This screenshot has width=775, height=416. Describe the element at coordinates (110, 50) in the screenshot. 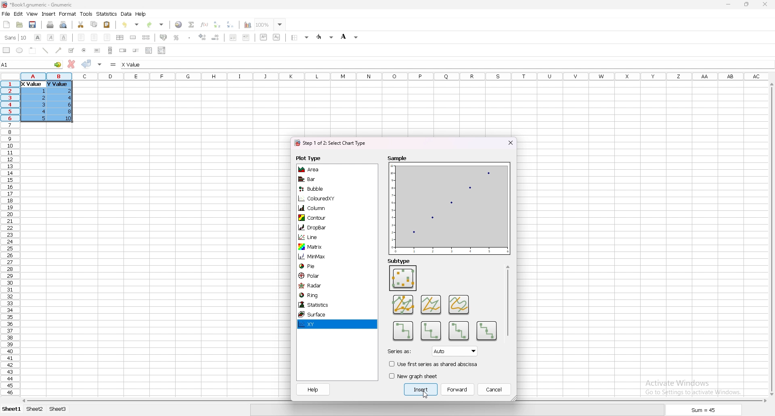

I see `scroll bar` at that location.